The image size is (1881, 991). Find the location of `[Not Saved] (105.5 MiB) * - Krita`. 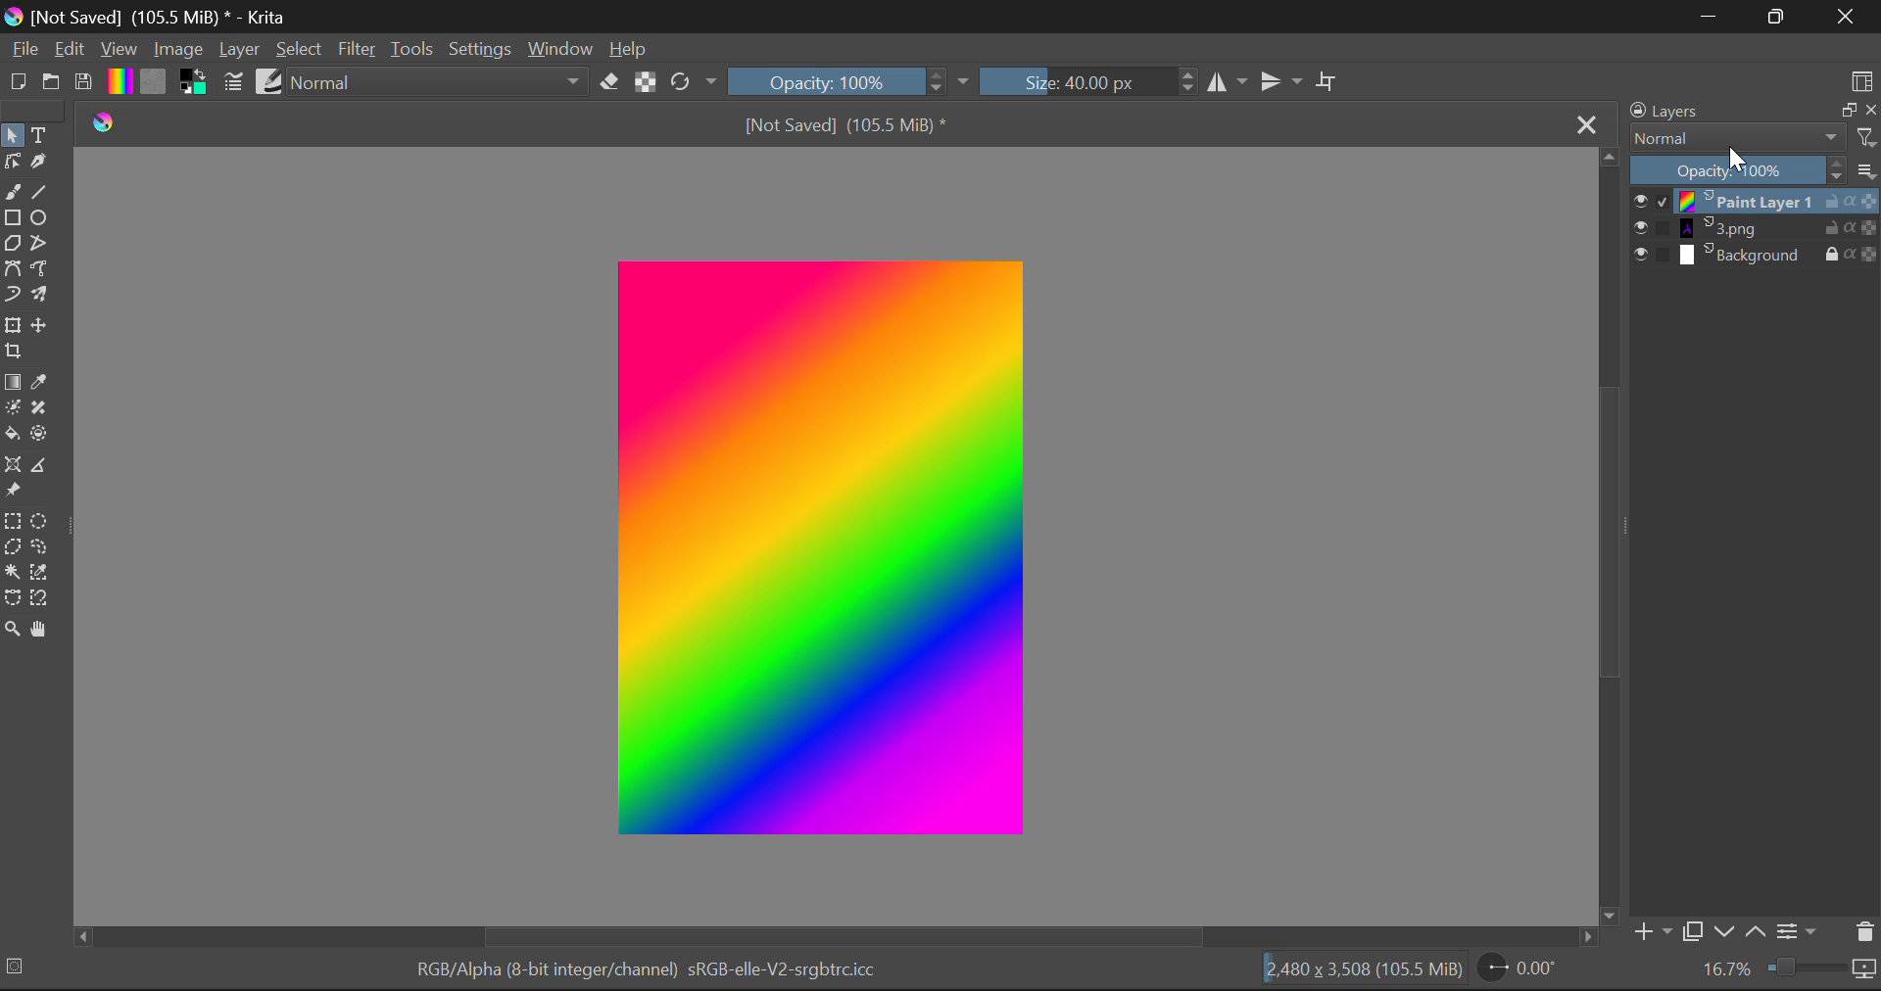

[Not Saved] (105.5 MiB) * - Krita is located at coordinates (163, 18).